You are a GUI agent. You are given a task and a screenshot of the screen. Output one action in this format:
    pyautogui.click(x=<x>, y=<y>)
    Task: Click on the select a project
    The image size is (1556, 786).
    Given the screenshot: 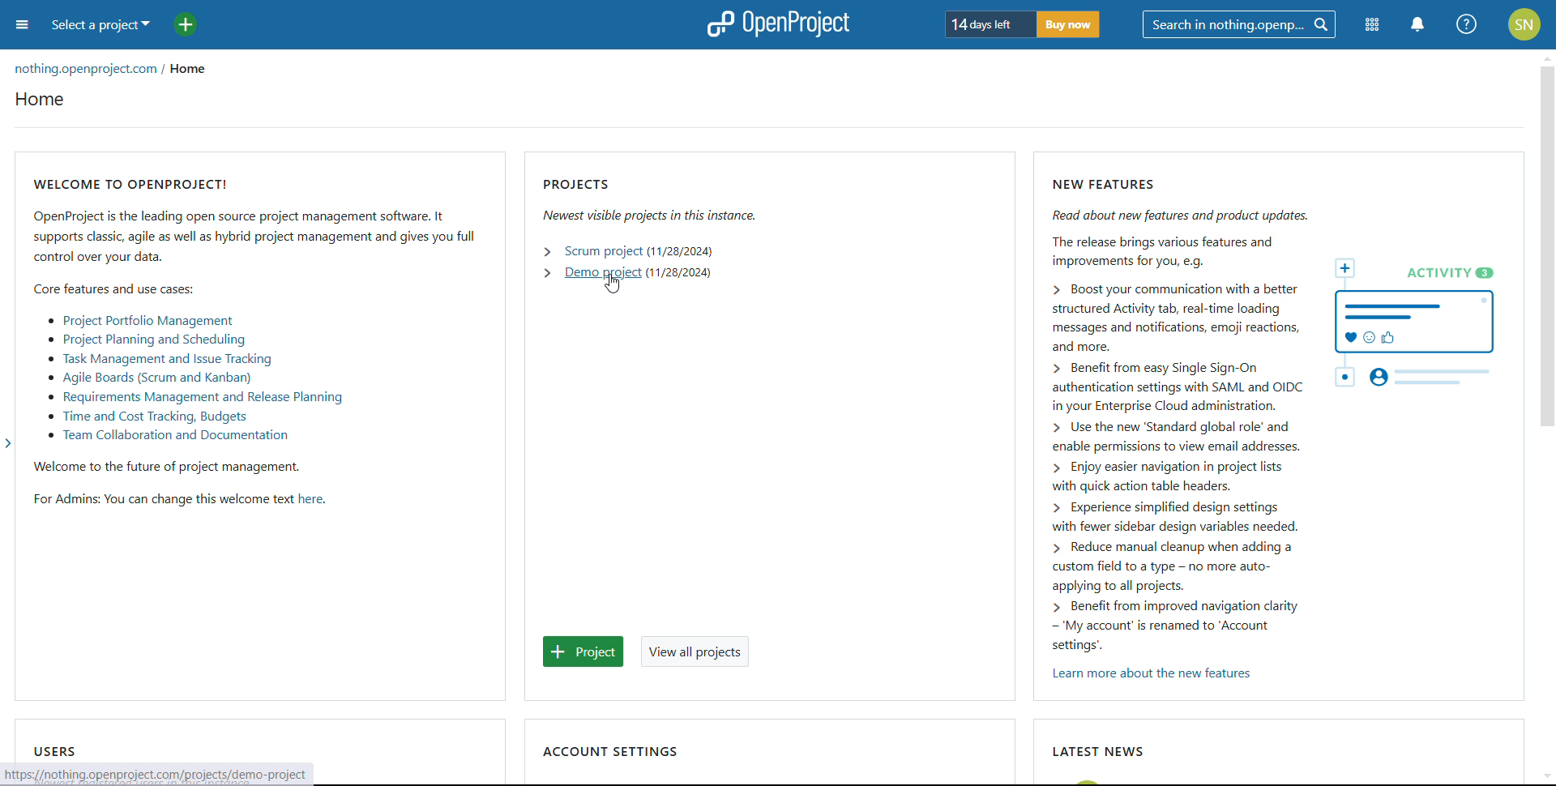 What is the action you would take?
    pyautogui.click(x=100, y=25)
    